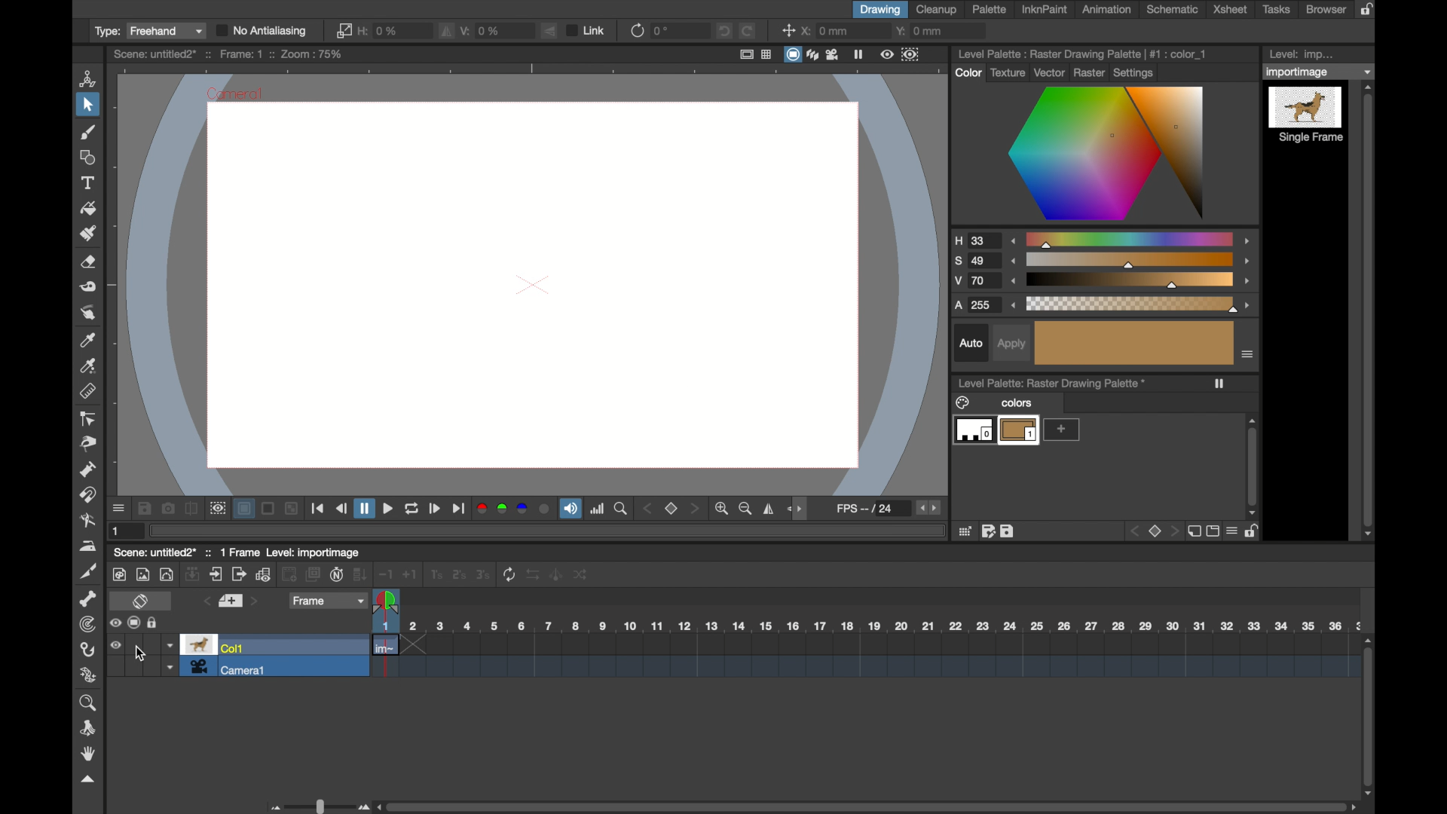 The image size is (1447, 814). What do you see at coordinates (974, 282) in the screenshot?
I see `V` at bounding box center [974, 282].